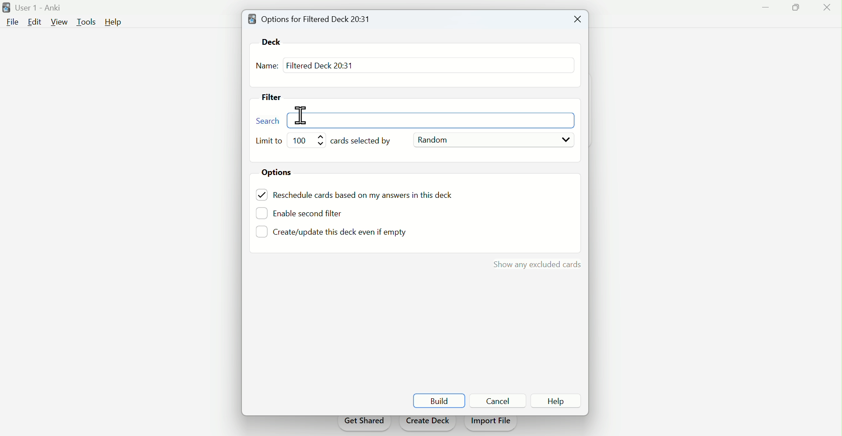  What do you see at coordinates (363, 424) in the screenshot?
I see `Get shared` at bounding box center [363, 424].